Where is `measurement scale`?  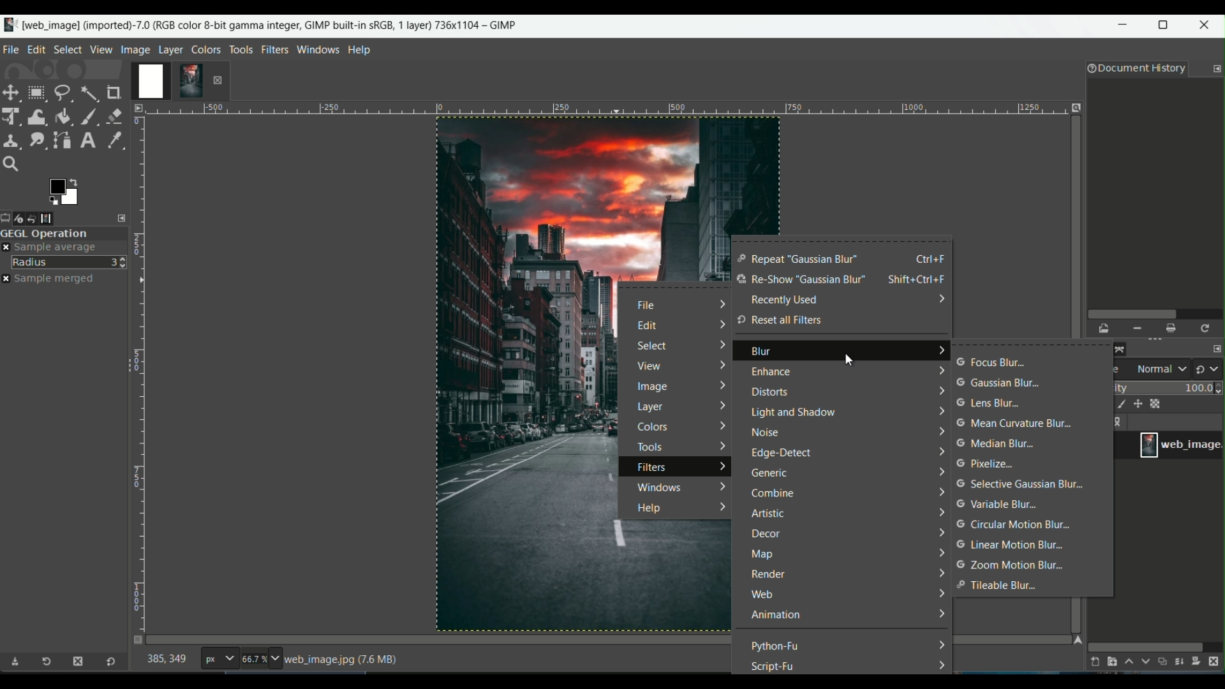
measurement scale is located at coordinates (219, 660).